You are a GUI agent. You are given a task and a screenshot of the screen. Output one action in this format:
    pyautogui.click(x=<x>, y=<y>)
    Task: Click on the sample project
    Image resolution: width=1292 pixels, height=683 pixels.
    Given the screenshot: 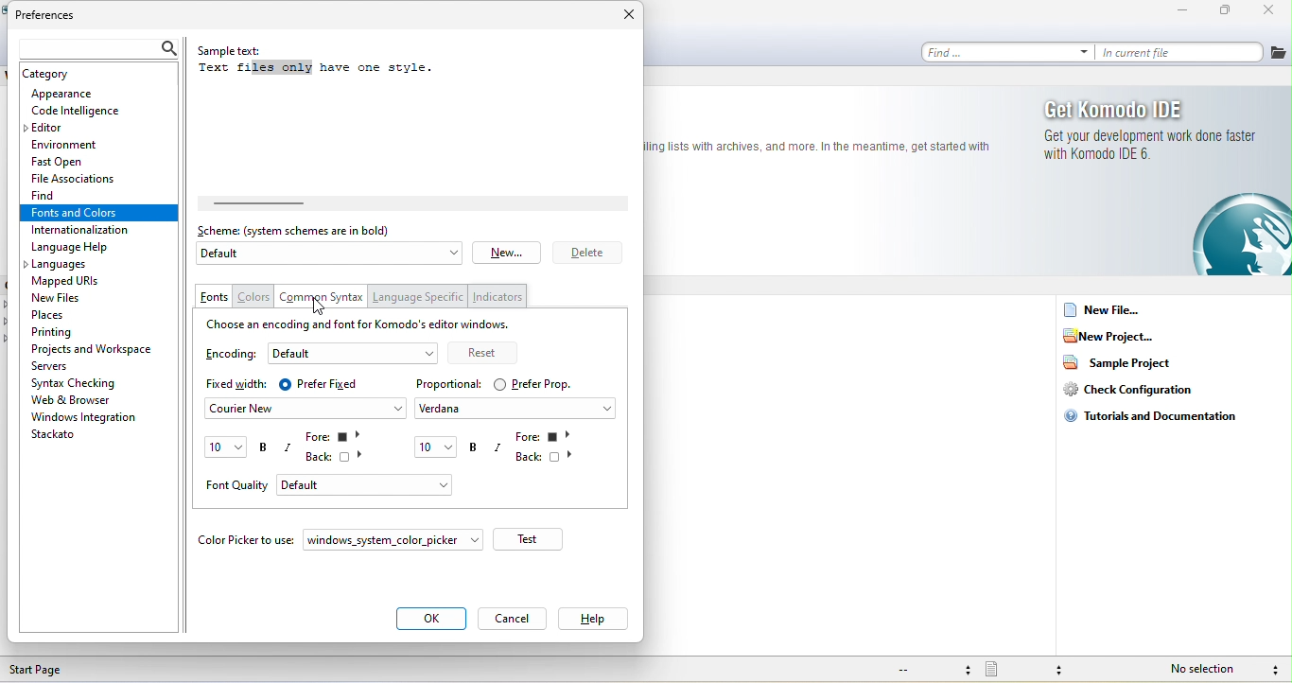 What is the action you would take?
    pyautogui.click(x=1126, y=366)
    